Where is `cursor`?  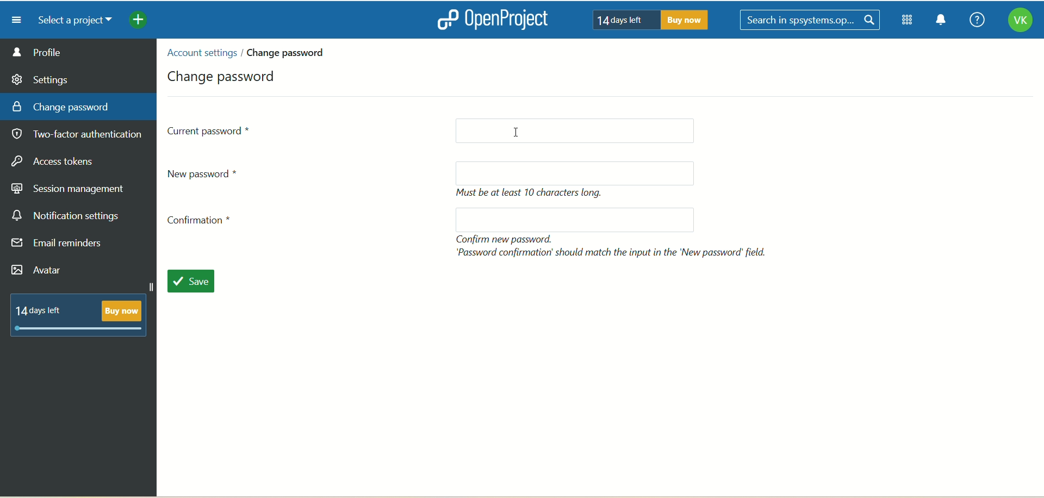
cursor is located at coordinates (520, 130).